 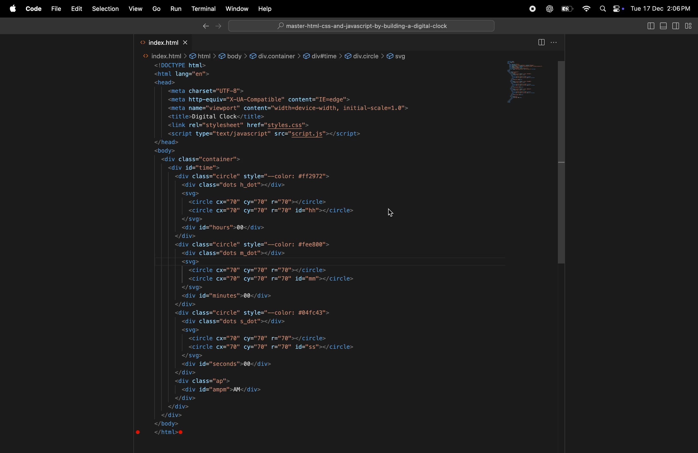 What do you see at coordinates (176, 8) in the screenshot?
I see `run` at bounding box center [176, 8].